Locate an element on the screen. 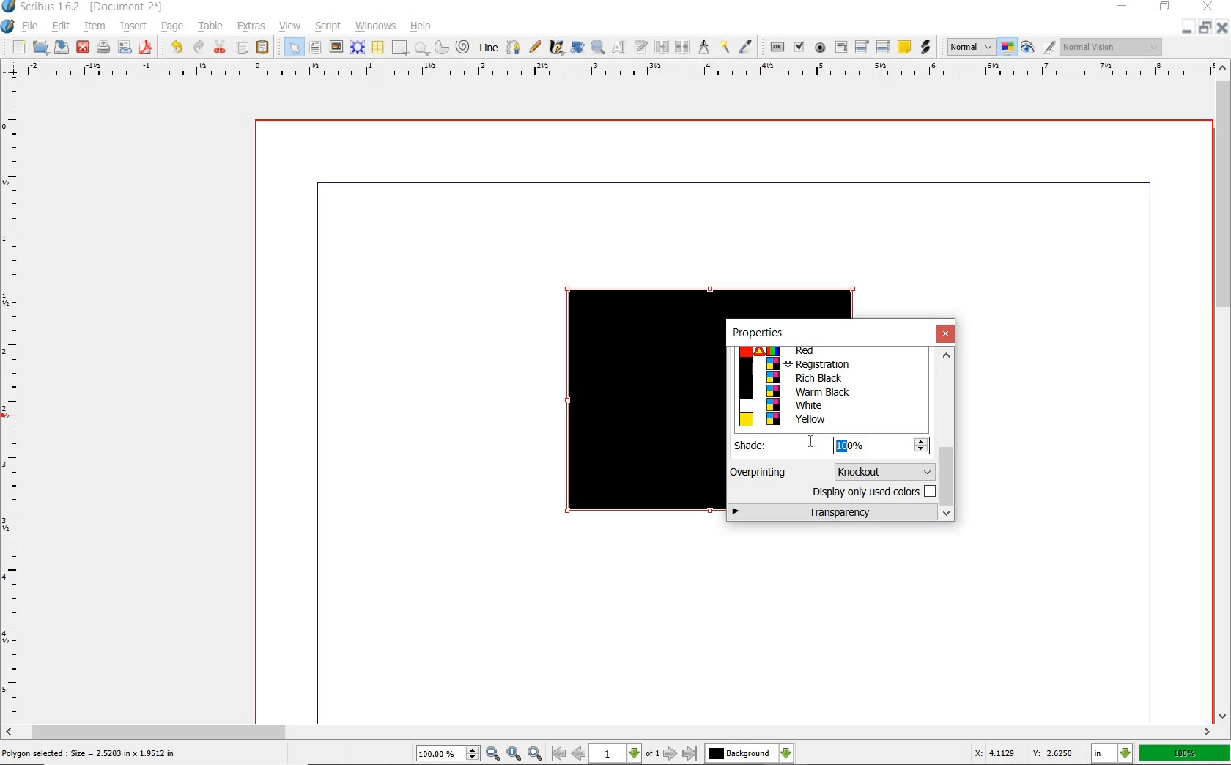 The width and height of the screenshot is (1231, 765). Warm Black is located at coordinates (830, 392).